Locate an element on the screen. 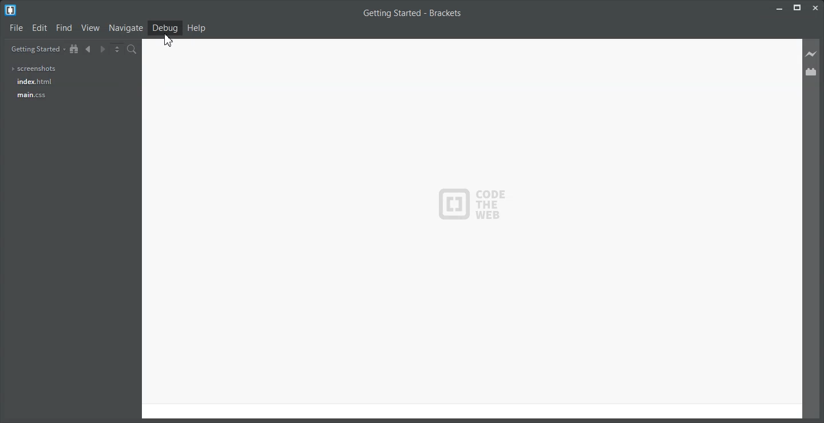 The height and width of the screenshot is (423, 824). Live Preview is located at coordinates (811, 53).